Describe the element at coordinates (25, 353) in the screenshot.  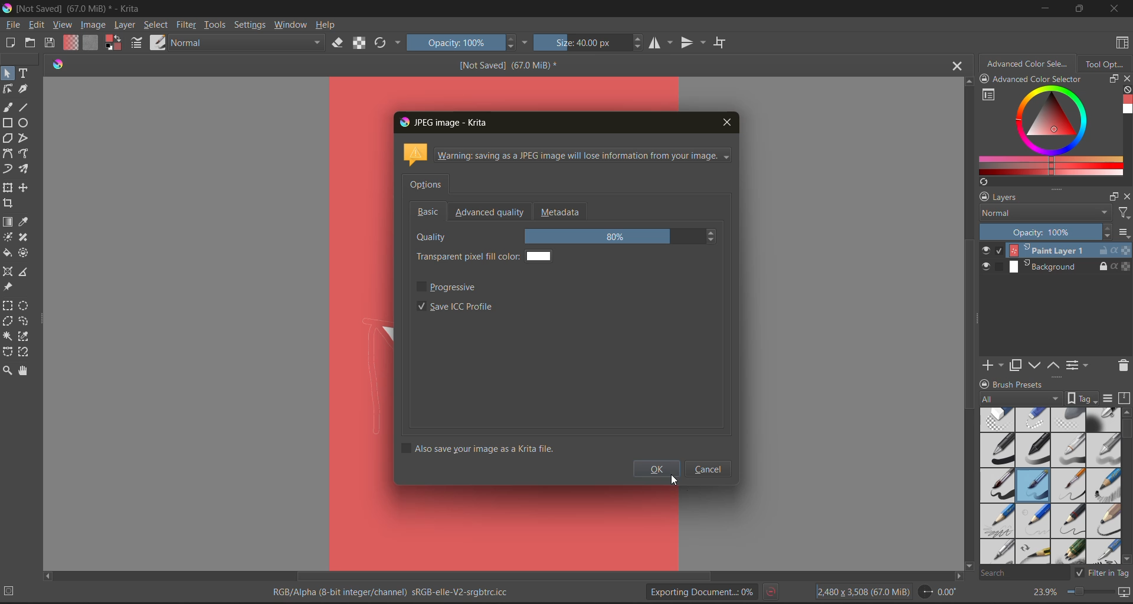
I see `tools` at that location.